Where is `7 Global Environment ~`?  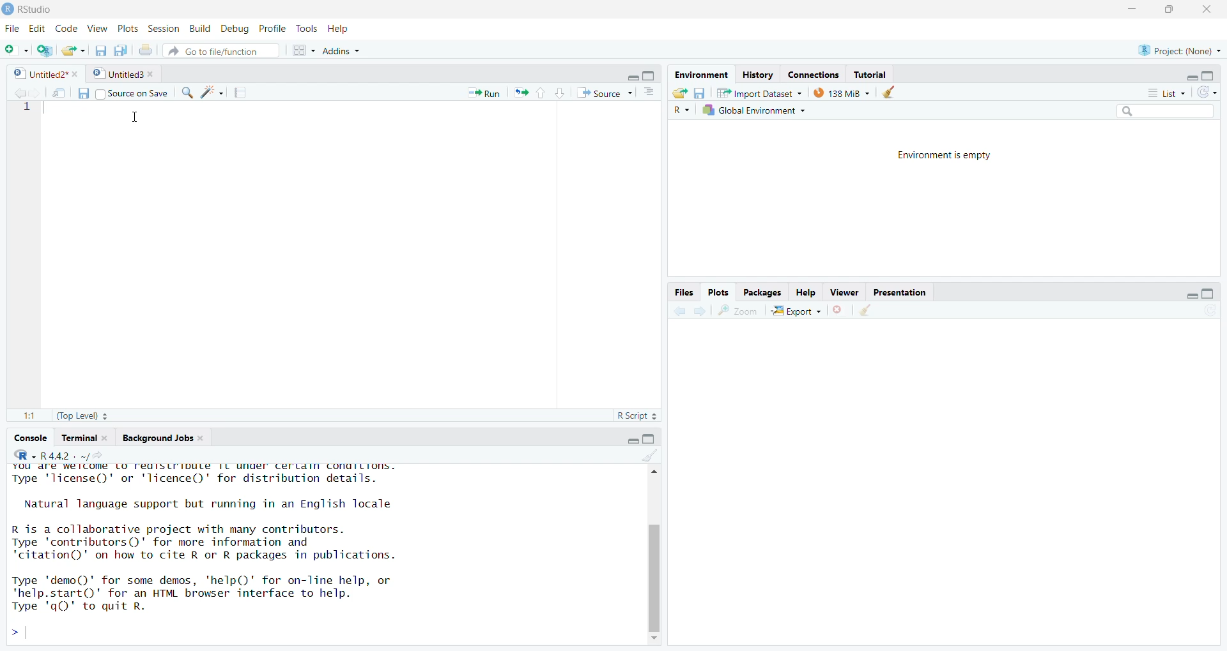
7 Global Environment ~ is located at coordinates (756, 110).